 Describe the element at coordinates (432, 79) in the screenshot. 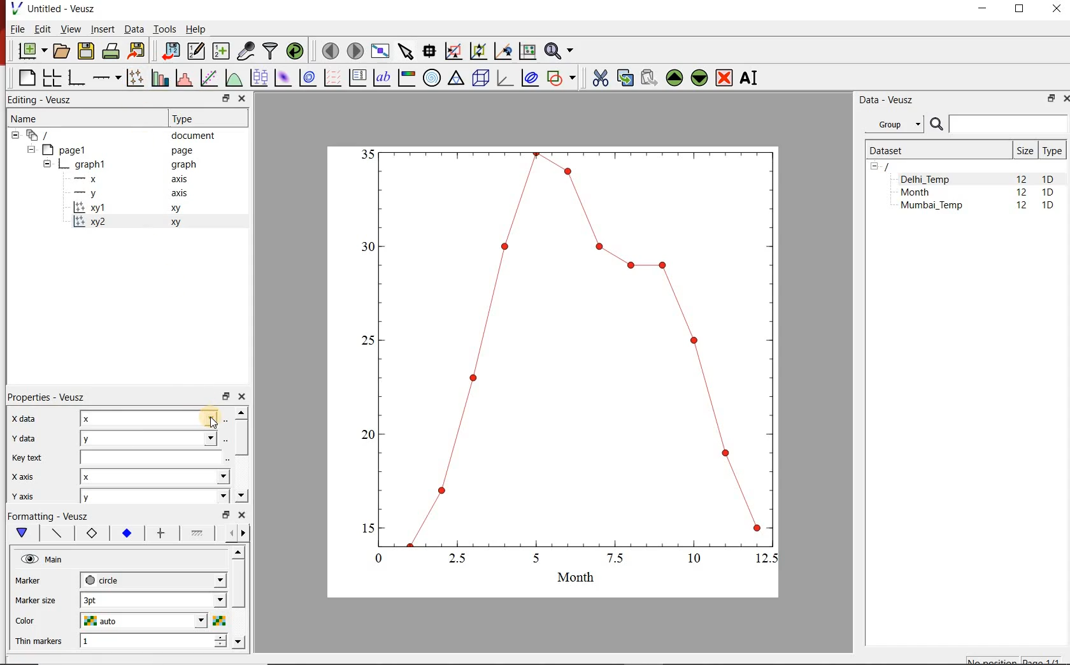

I see `polar graph` at that location.